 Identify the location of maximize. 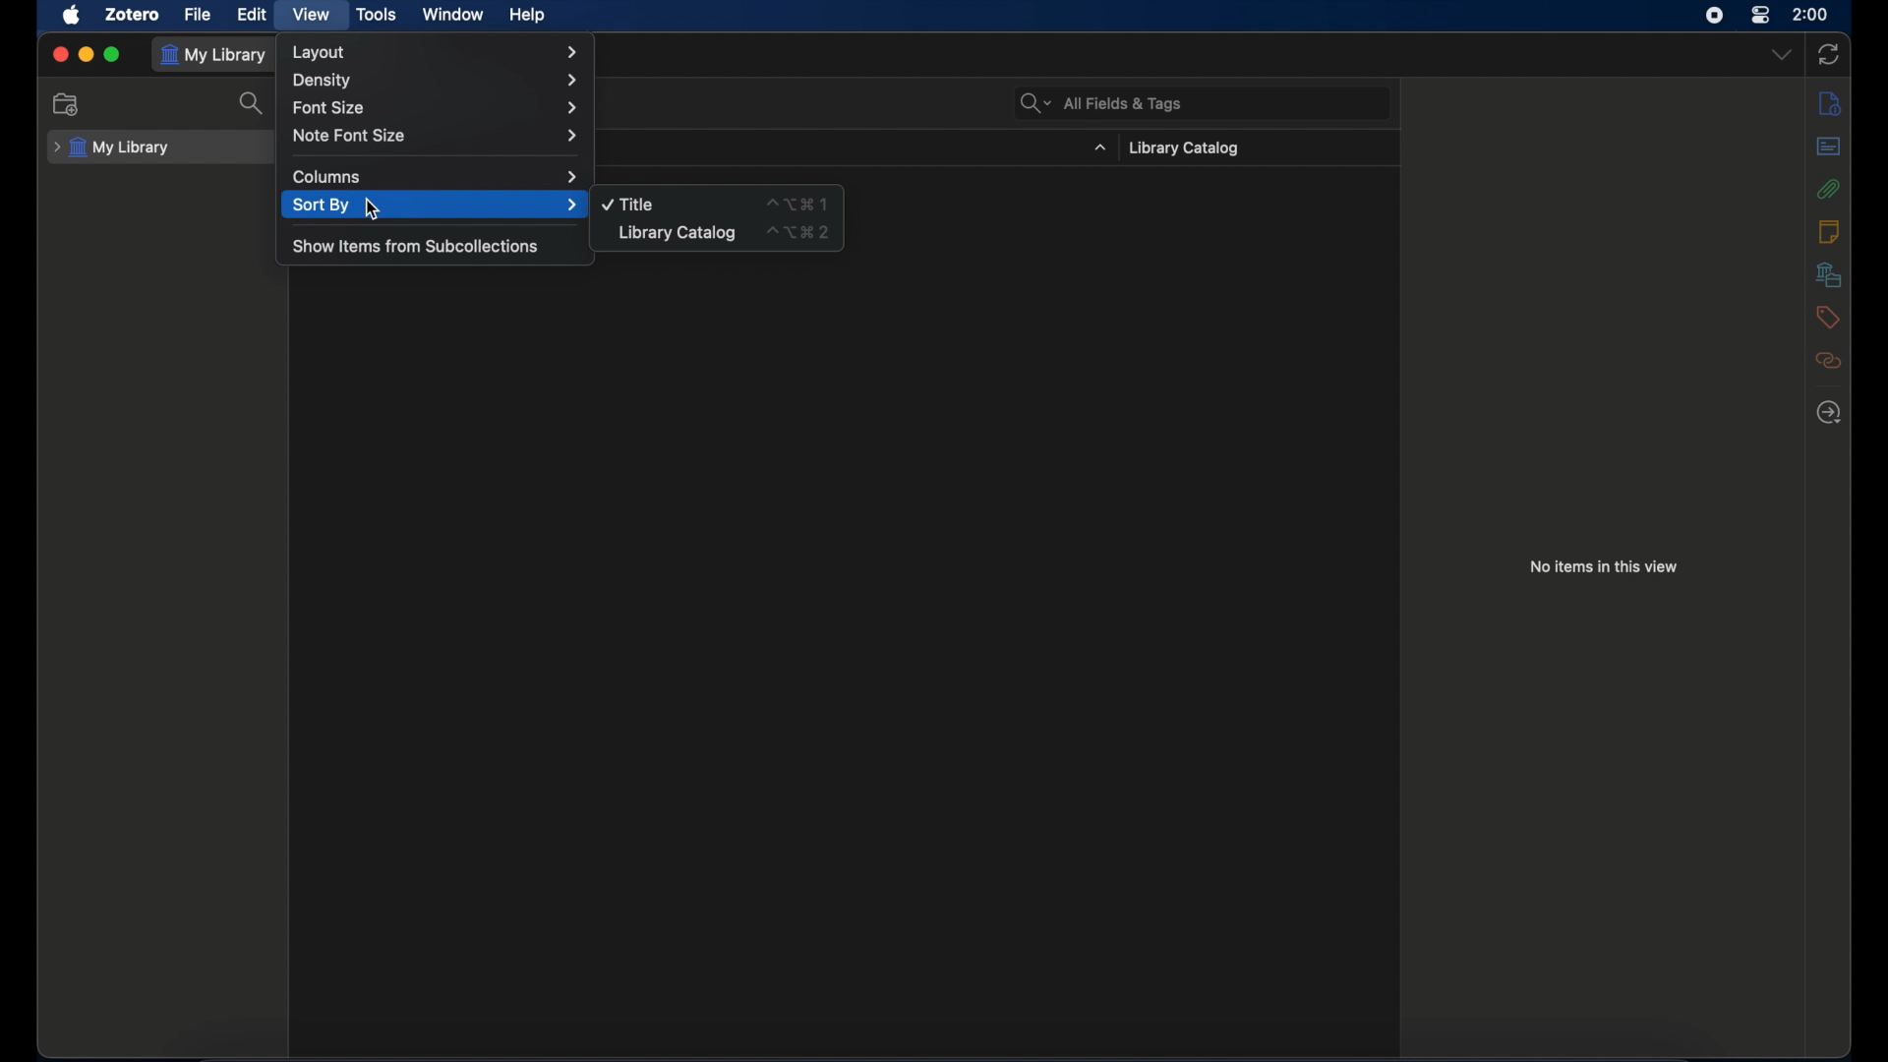
(111, 52).